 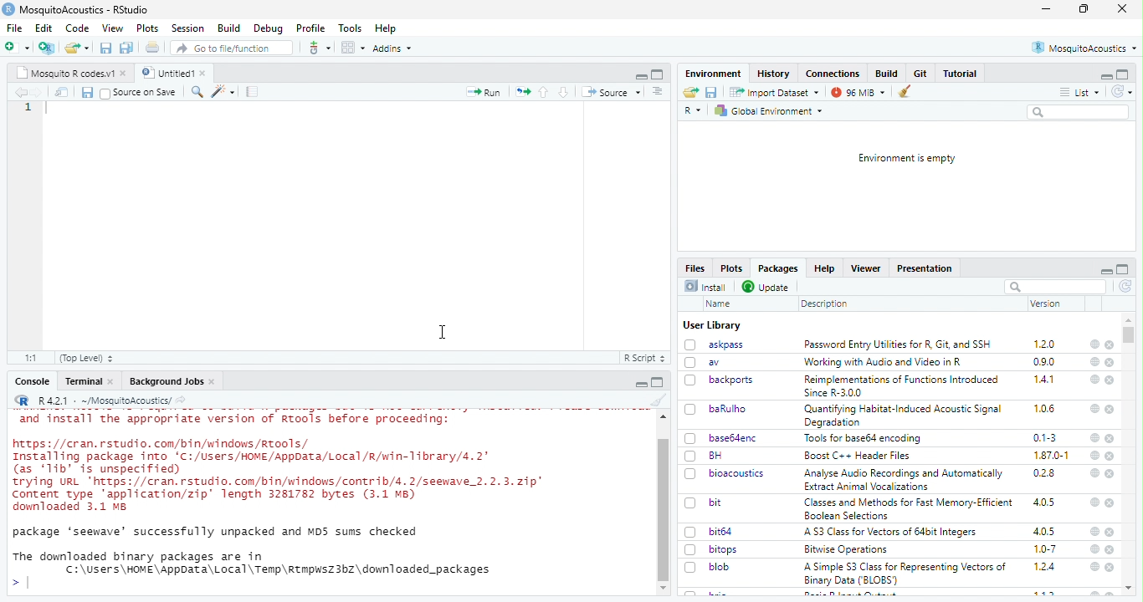 I want to click on close, so click(x=1123, y=8).